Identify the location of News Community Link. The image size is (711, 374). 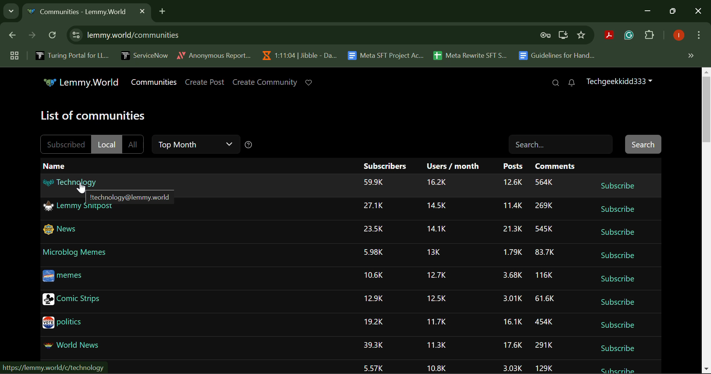
(64, 230).